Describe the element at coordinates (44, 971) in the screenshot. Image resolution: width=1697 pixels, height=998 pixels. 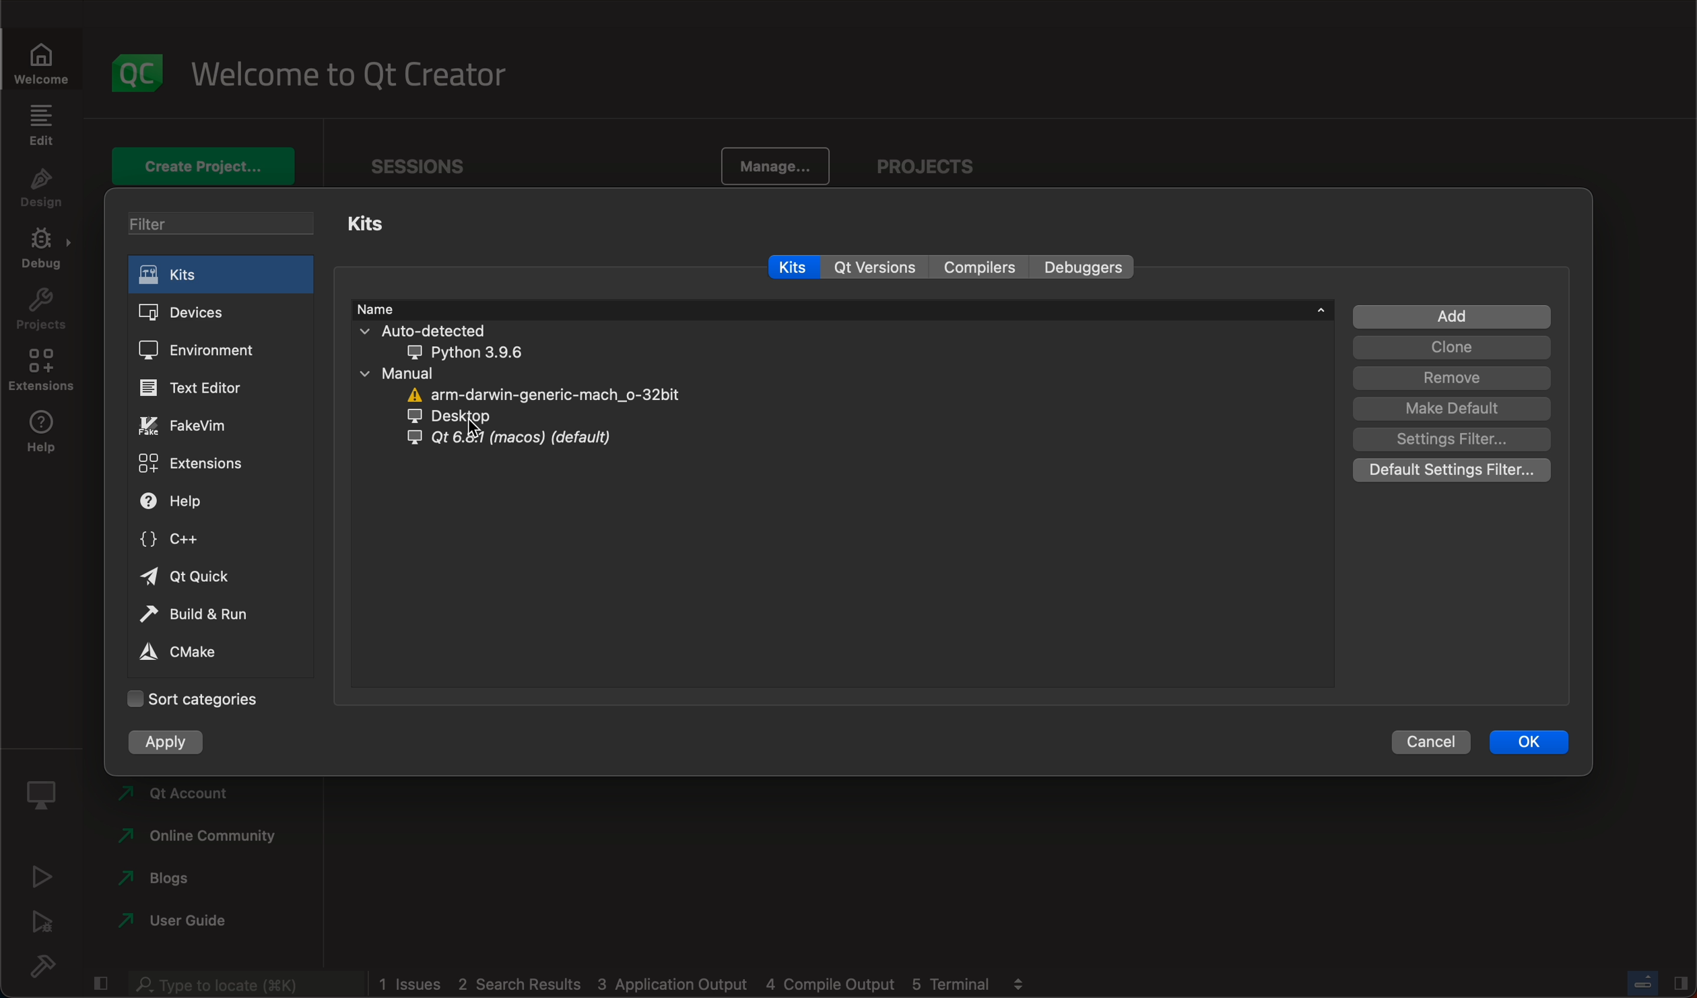
I see `build` at that location.